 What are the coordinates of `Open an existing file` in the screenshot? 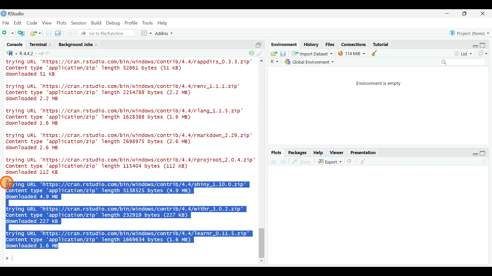 It's located at (36, 34).